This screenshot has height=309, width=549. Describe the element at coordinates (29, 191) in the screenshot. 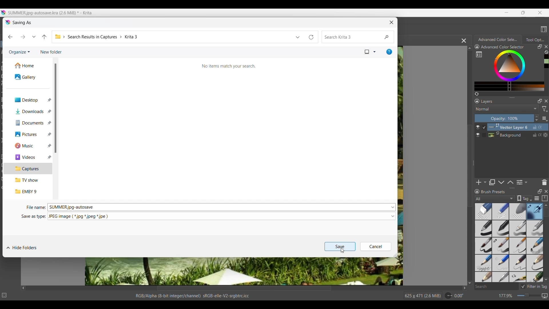

I see `EMBY 9 folder` at that location.